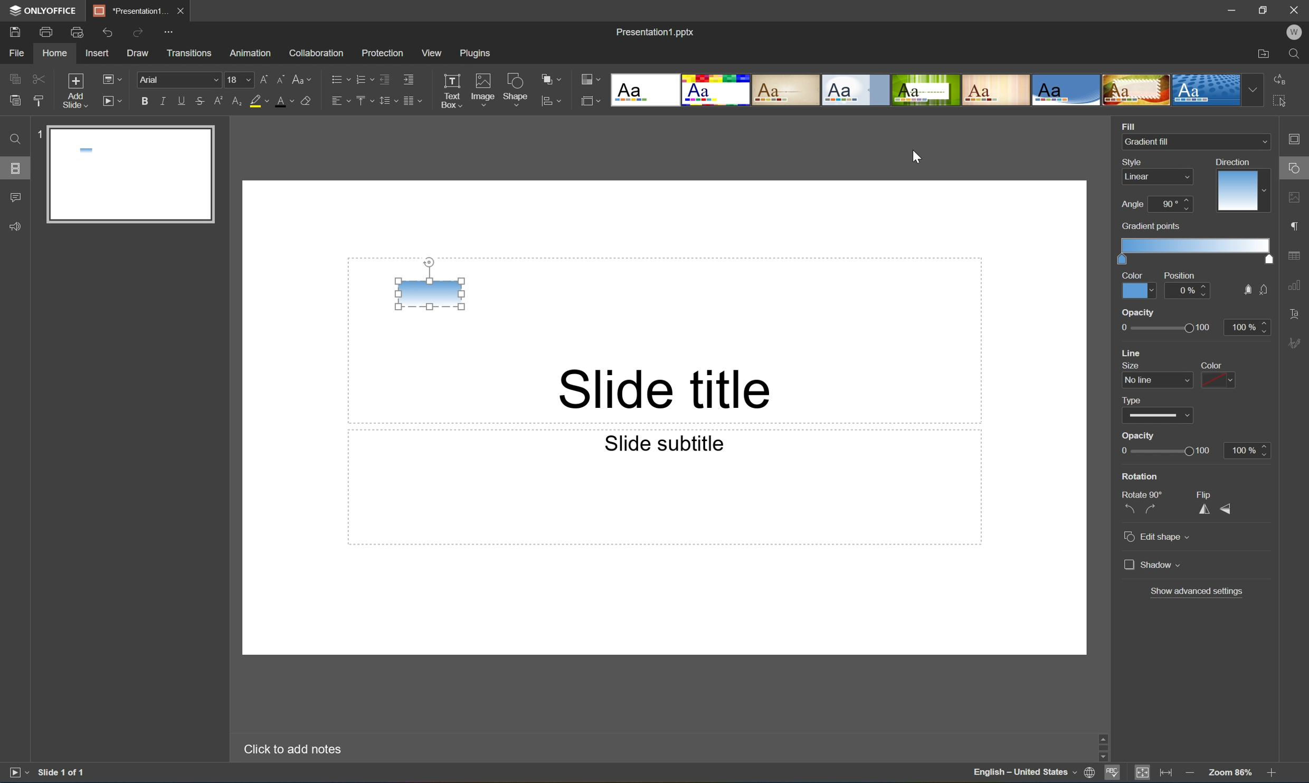 Image resolution: width=1309 pixels, height=783 pixels. I want to click on Drop Down, so click(1254, 90).